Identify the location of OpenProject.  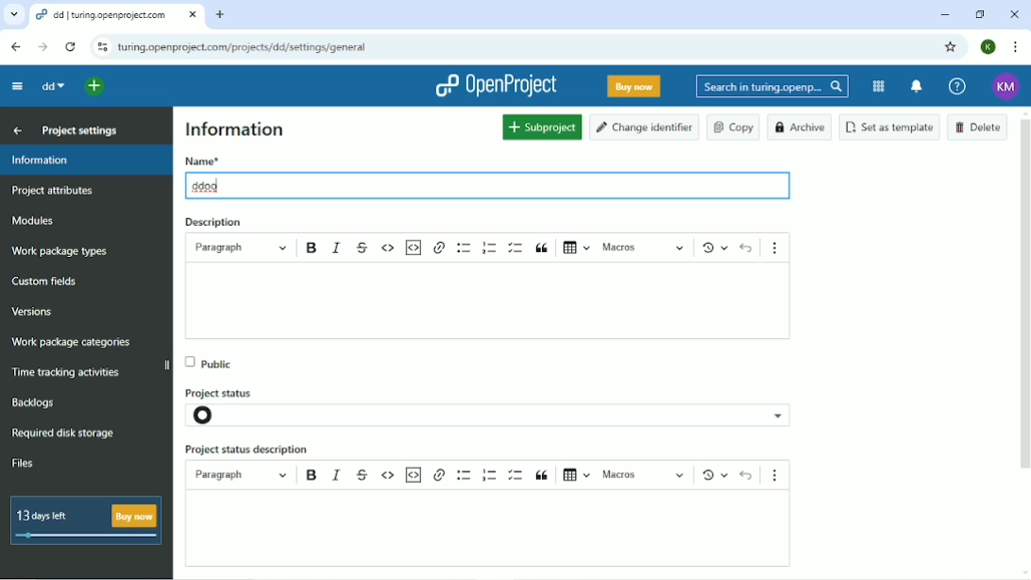
(497, 84).